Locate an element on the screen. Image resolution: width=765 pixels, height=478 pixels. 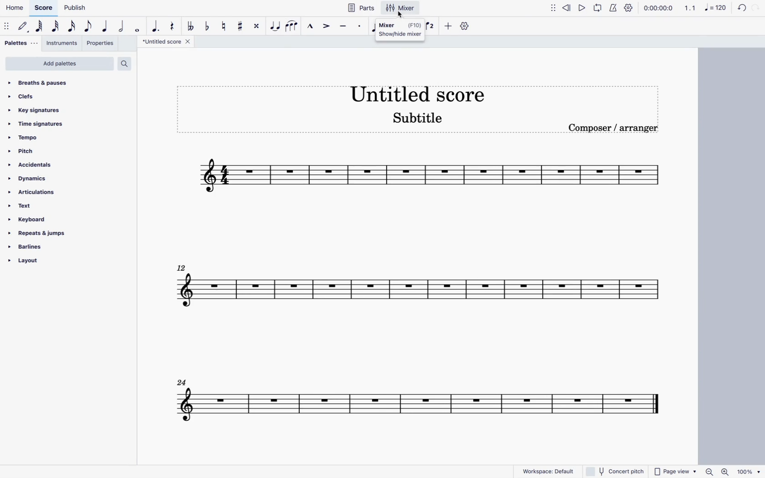
time signatures is located at coordinates (45, 125).